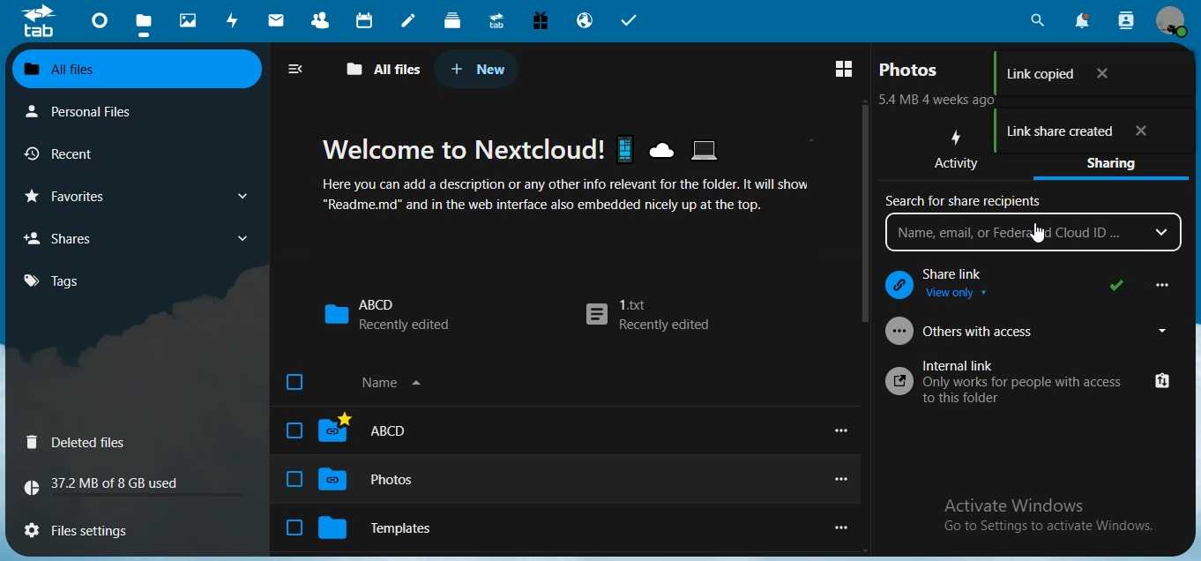 The width and height of the screenshot is (1201, 561). I want to click on check box, so click(292, 479).